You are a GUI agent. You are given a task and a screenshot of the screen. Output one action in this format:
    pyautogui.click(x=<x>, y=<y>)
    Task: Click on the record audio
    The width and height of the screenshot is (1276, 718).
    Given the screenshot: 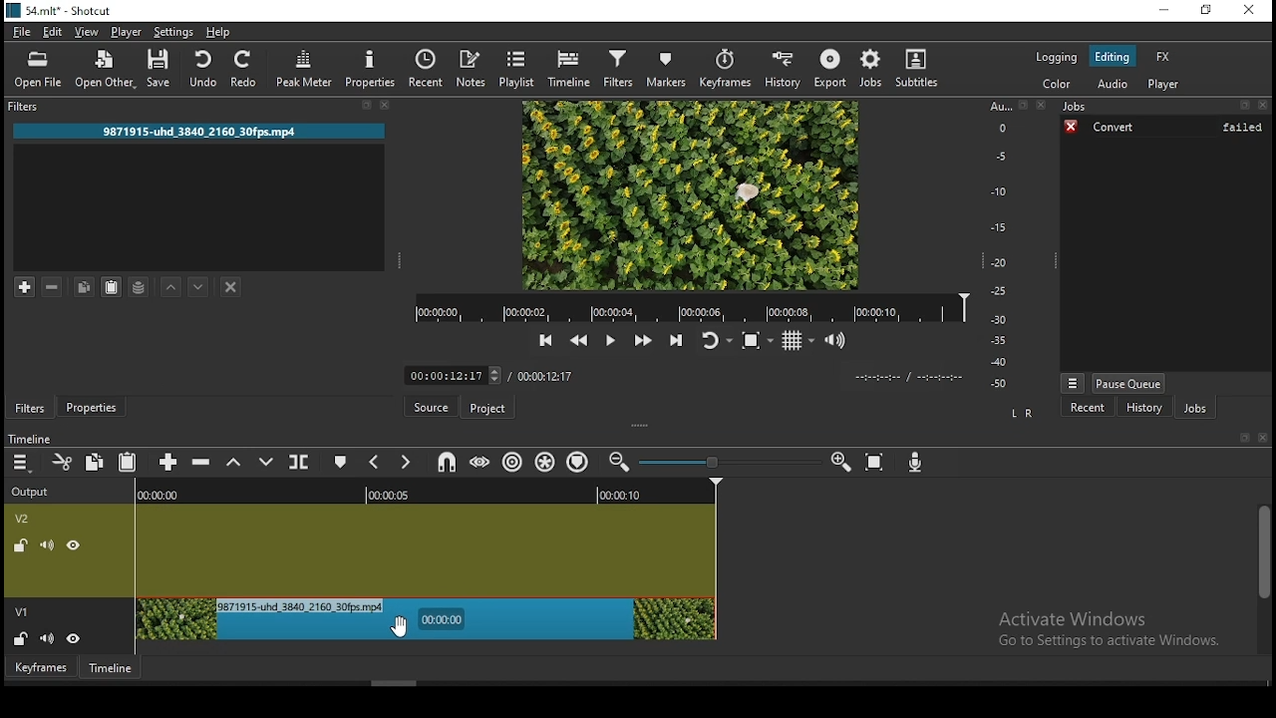 What is the action you would take?
    pyautogui.click(x=914, y=464)
    